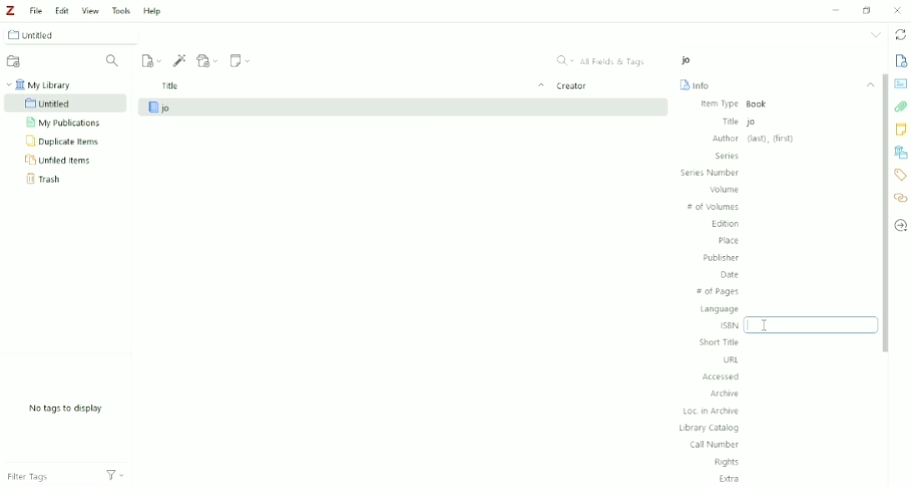 The height and width of the screenshot is (487, 911). What do you see at coordinates (727, 156) in the screenshot?
I see `Series` at bounding box center [727, 156].